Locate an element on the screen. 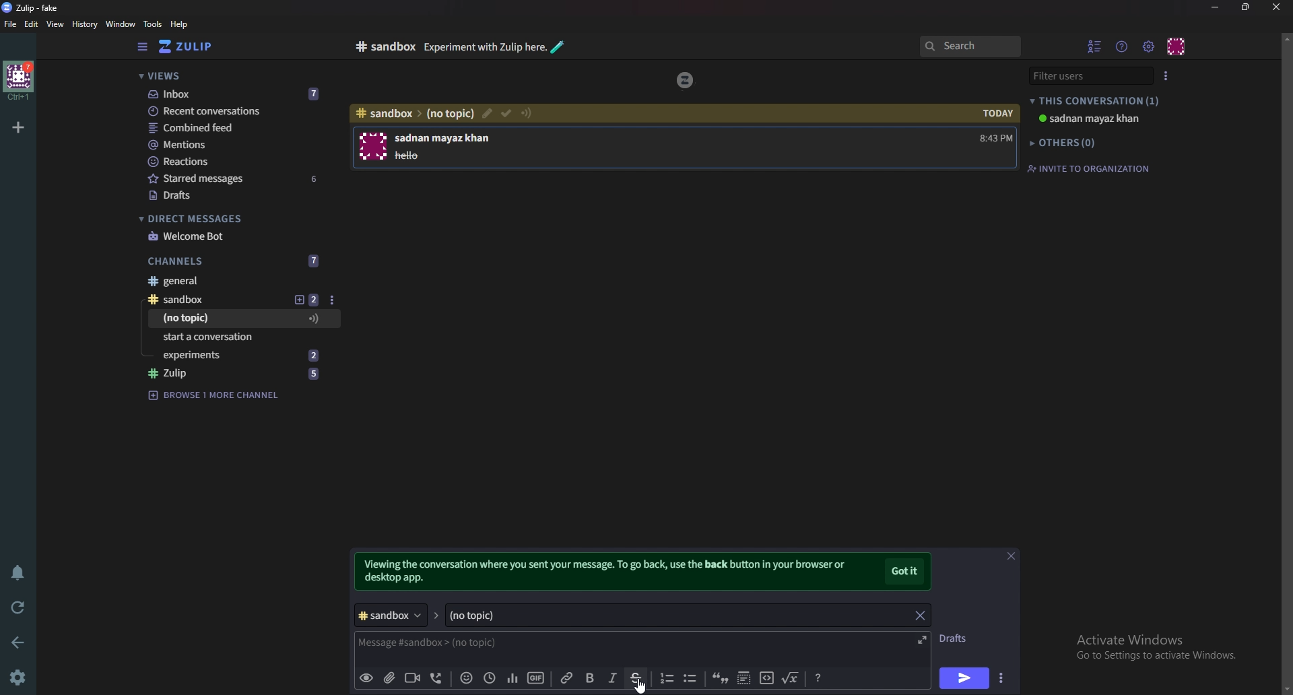  viewing the conversation where you sent your message. To go back use the back button in your browser or desktop app. is located at coordinates (617, 570).